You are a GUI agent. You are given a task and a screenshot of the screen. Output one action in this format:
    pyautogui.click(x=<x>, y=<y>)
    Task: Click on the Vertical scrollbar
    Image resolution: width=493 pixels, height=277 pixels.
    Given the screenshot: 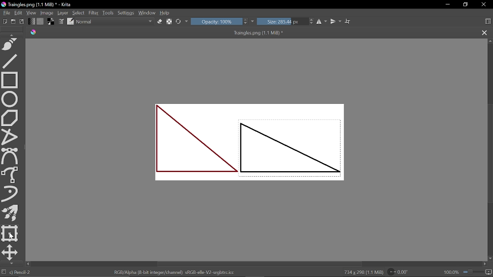 What is the action you would take?
    pyautogui.click(x=490, y=152)
    